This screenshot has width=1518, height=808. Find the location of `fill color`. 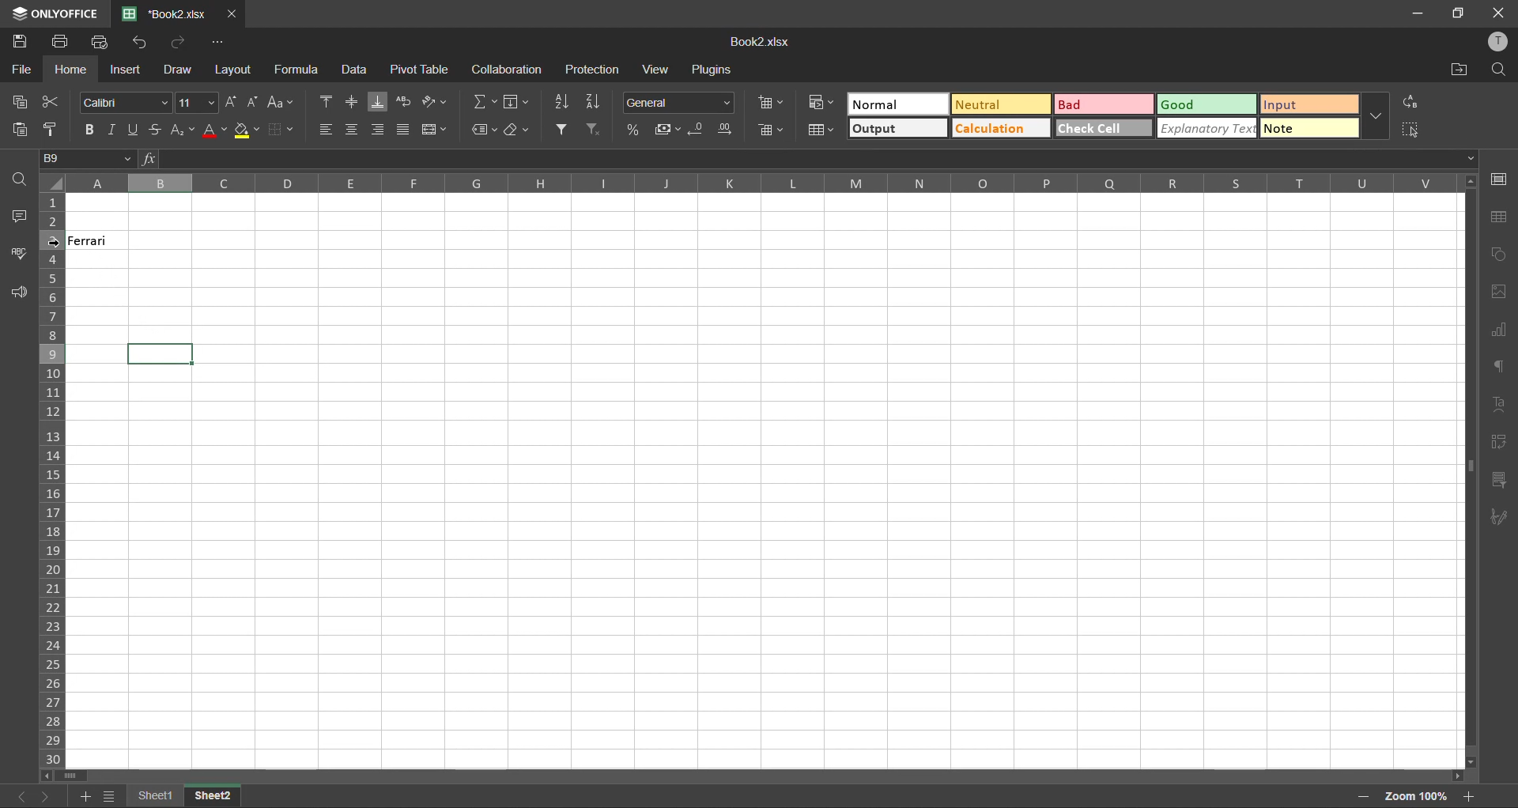

fill color is located at coordinates (246, 129).